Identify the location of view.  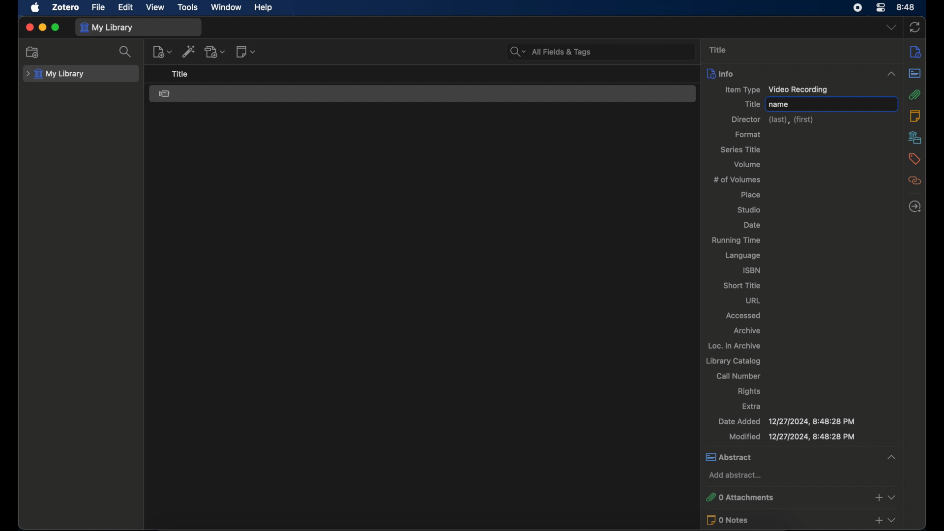
(154, 7).